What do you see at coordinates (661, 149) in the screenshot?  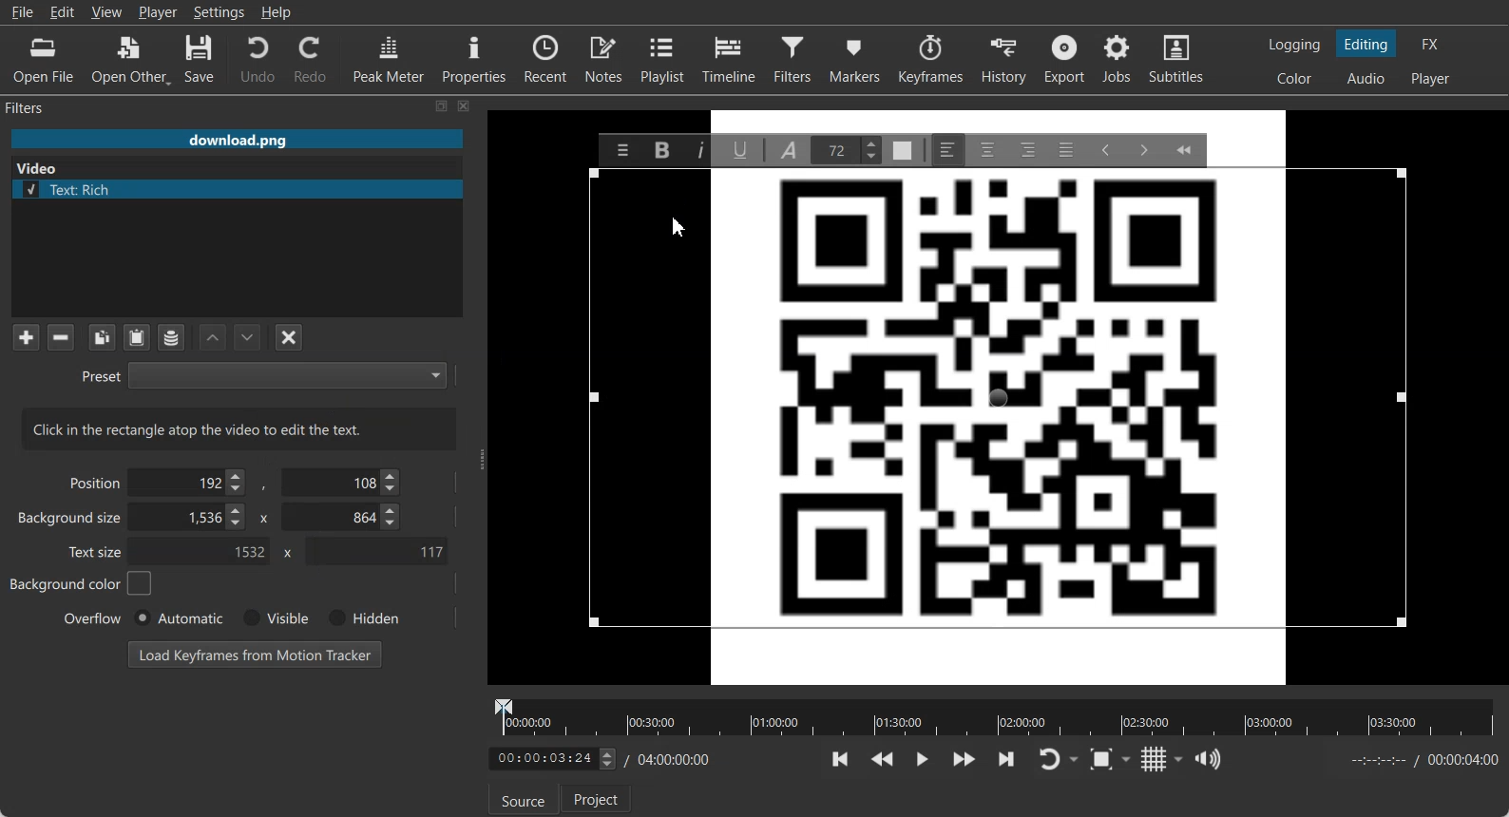 I see `Bold` at bounding box center [661, 149].